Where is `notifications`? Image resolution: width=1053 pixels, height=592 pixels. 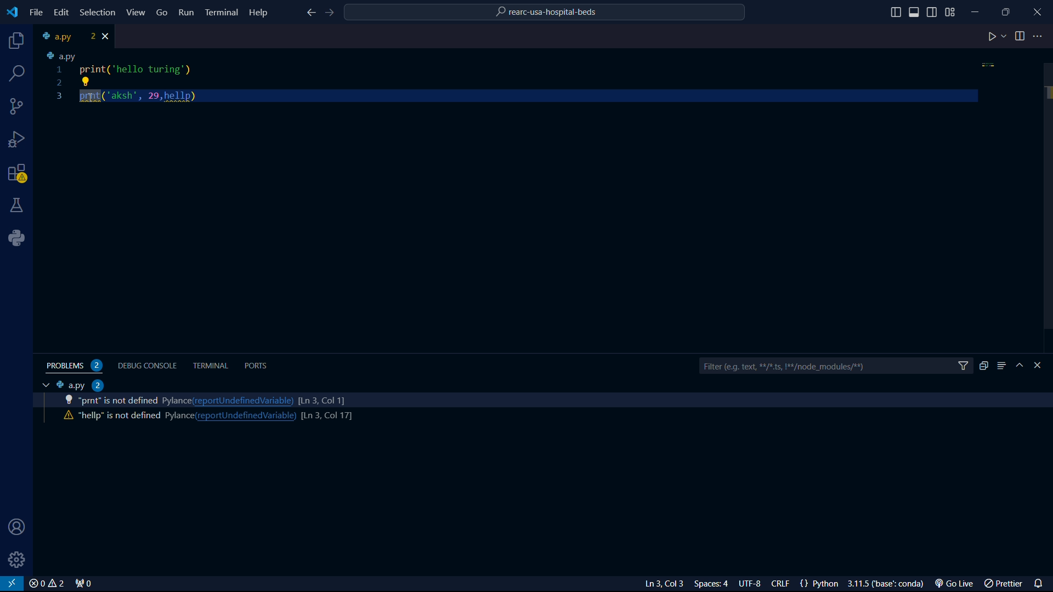
notifications is located at coordinates (1041, 582).